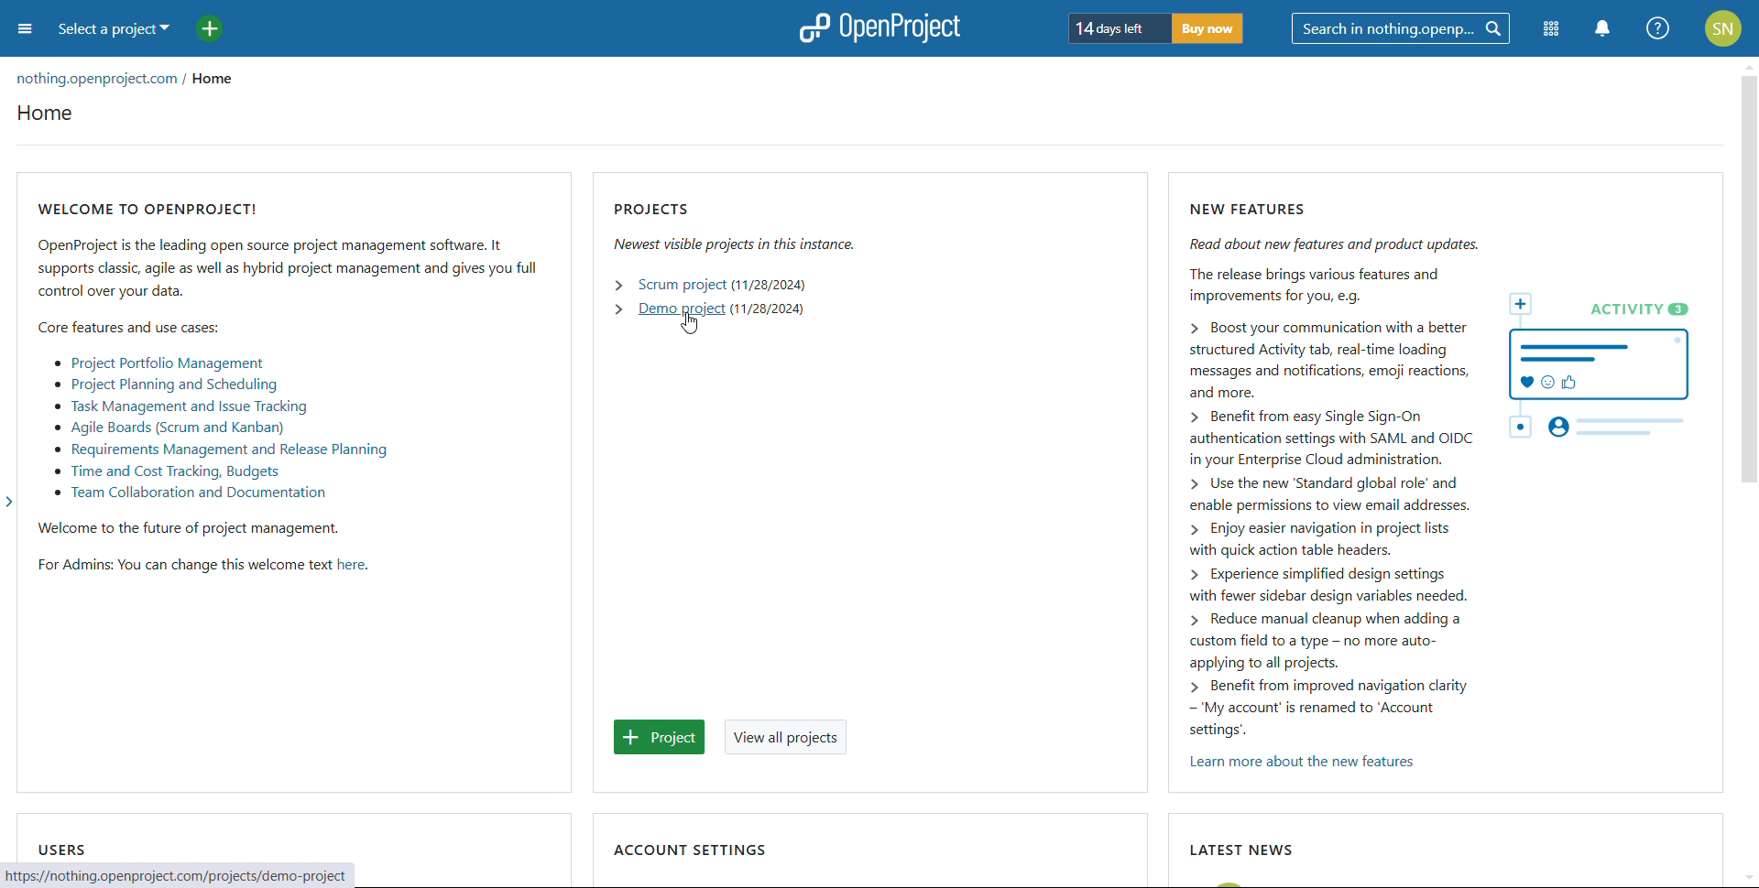  I want to click on scroll up, so click(1748, 65).